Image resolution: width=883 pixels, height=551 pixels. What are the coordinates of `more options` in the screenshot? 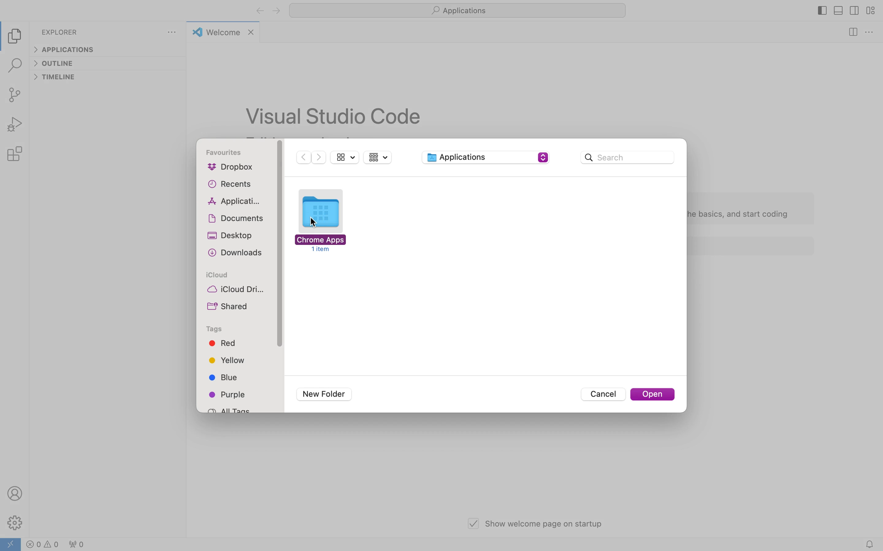 It's located at (173, 33).